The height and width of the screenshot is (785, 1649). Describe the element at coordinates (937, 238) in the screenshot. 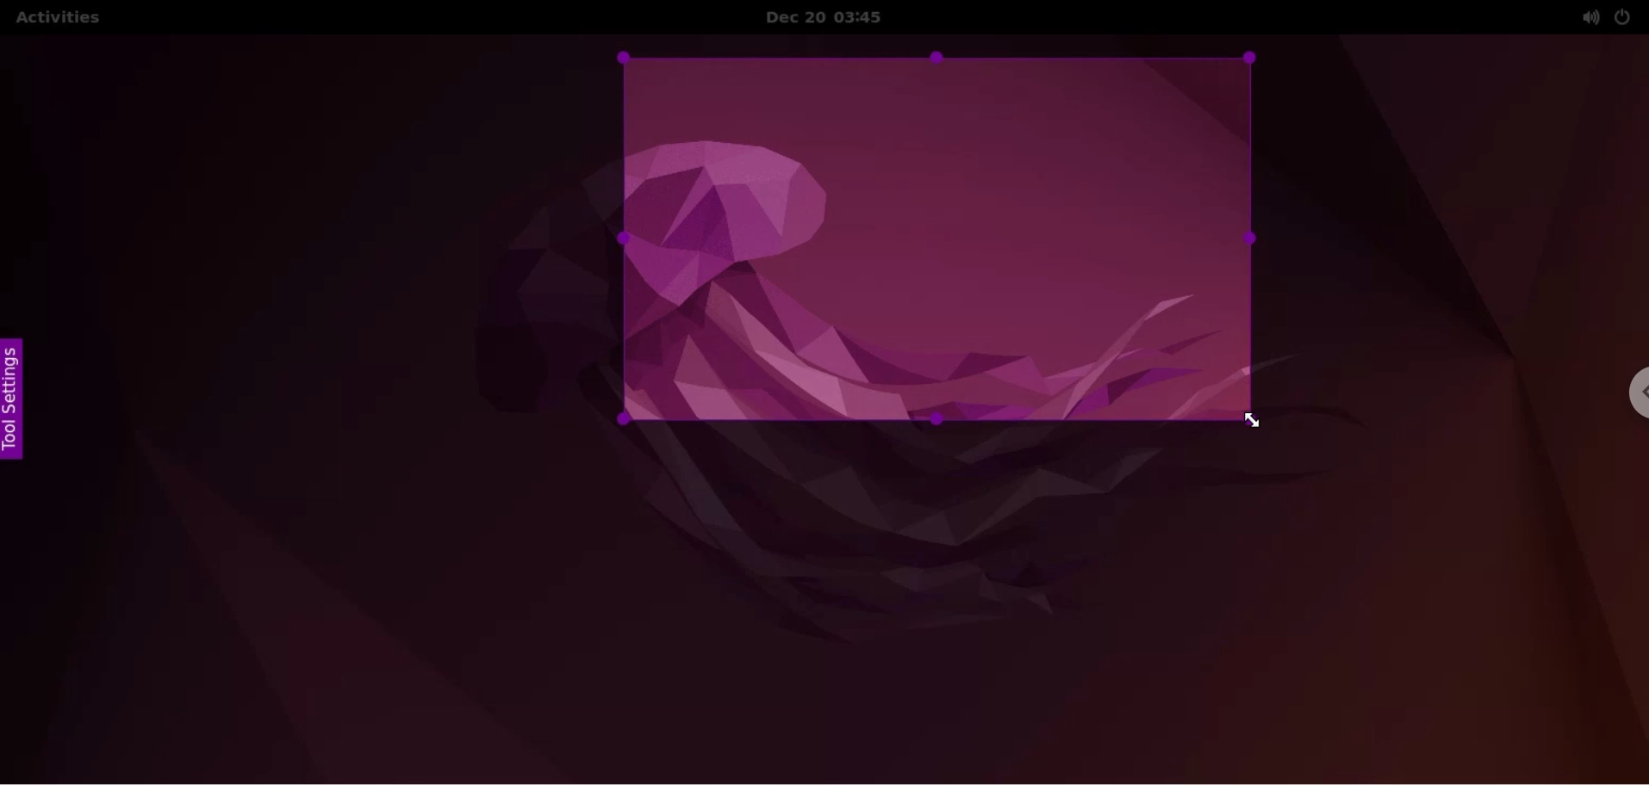

I see `selected capture area` at that location.